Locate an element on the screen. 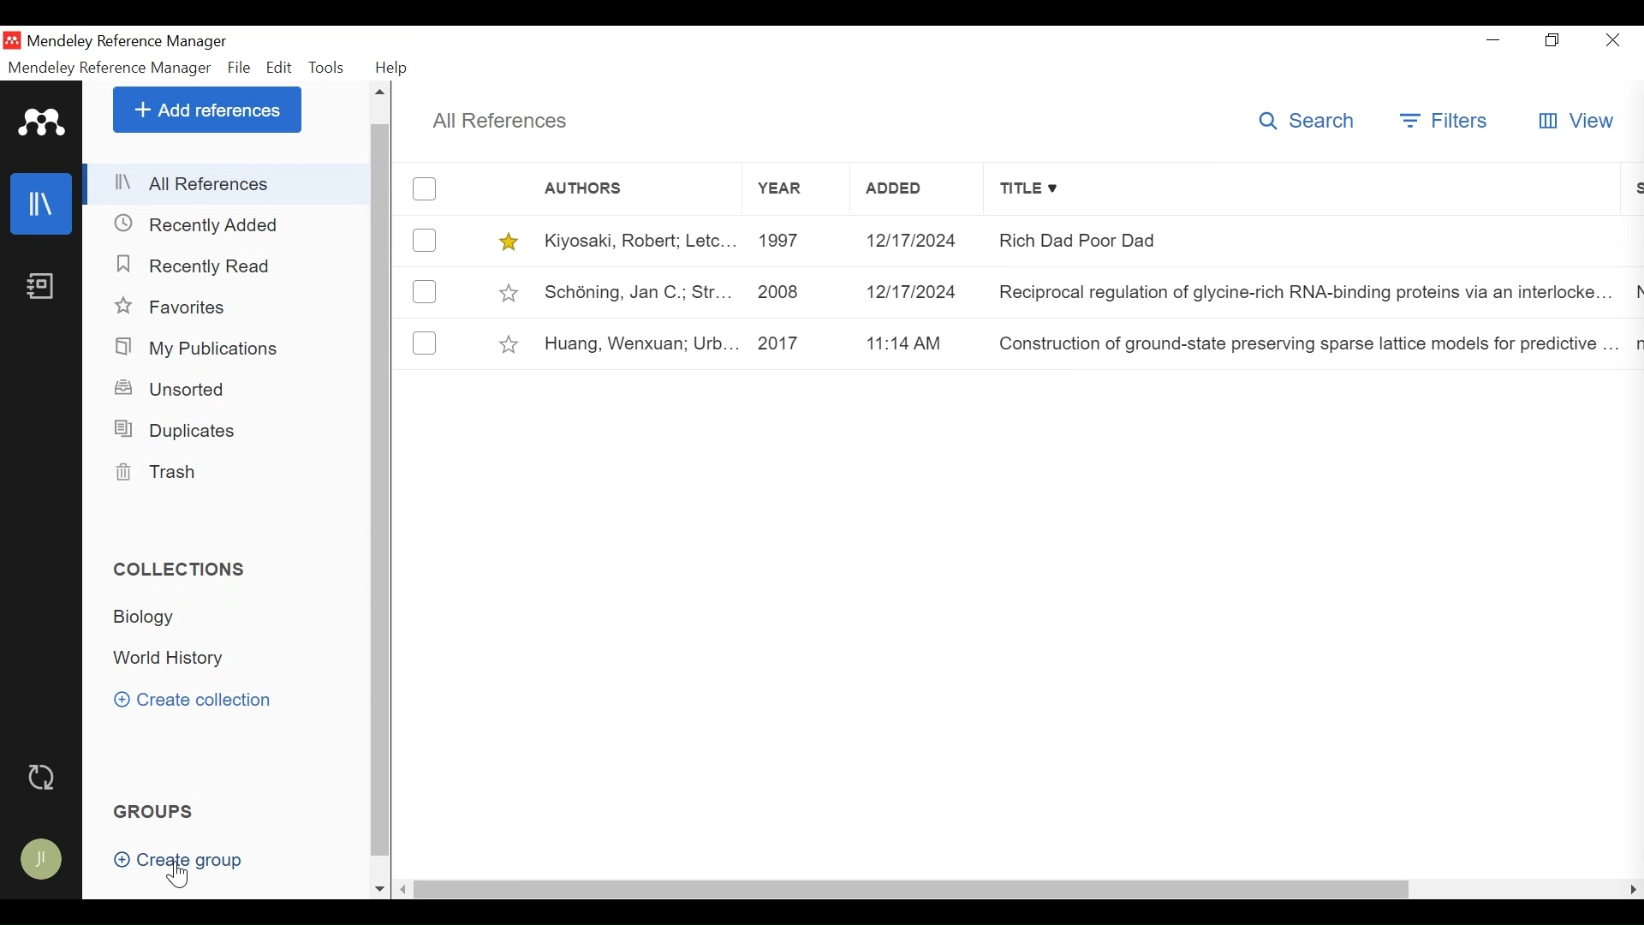  Edit is located at coordinates (278, 68).